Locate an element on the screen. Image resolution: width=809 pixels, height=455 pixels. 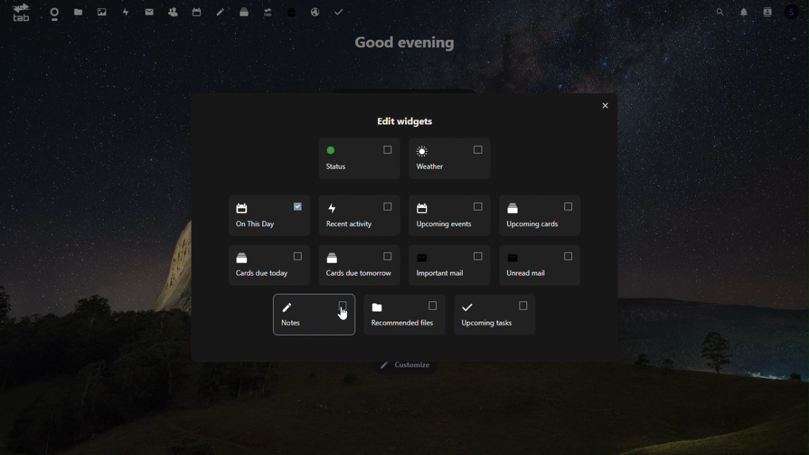
Upcoming events is located at coordinates (358, 215).